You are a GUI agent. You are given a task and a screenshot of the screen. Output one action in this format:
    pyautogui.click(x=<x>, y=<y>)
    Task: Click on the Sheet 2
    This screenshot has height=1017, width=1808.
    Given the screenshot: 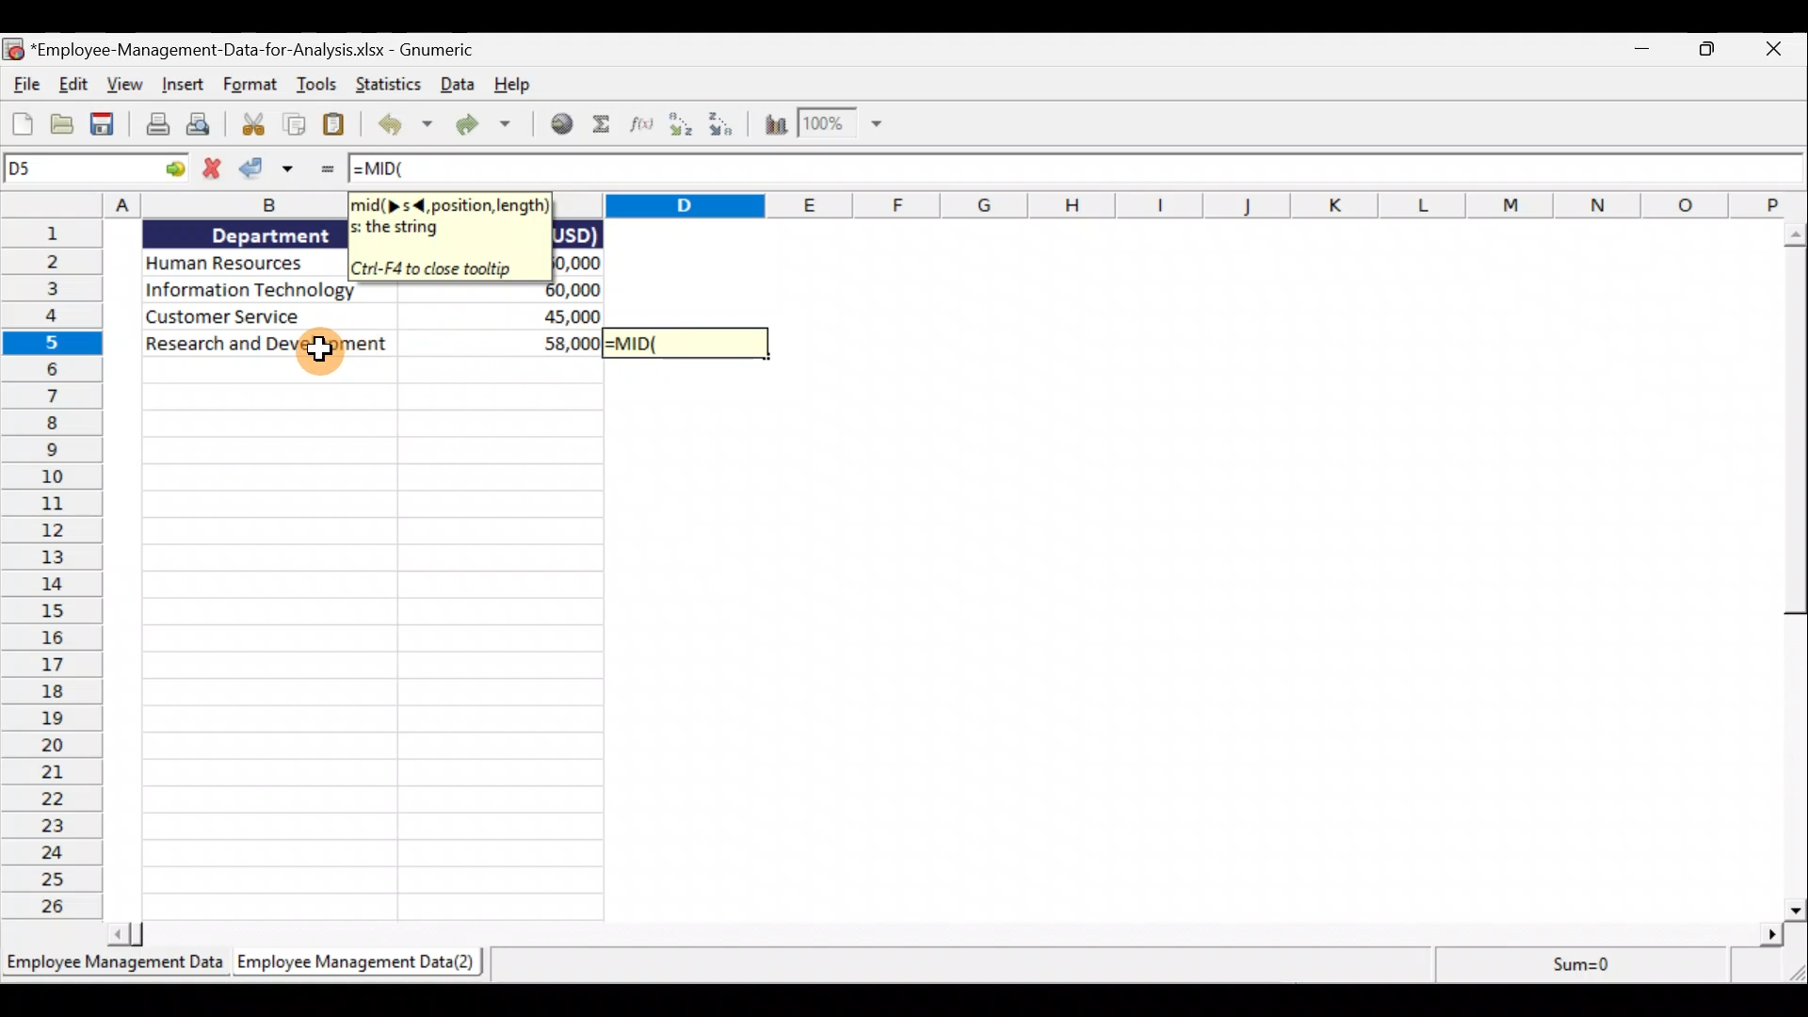 What is the action you would take?
    pyautogui.click(x=365, y=966)
    